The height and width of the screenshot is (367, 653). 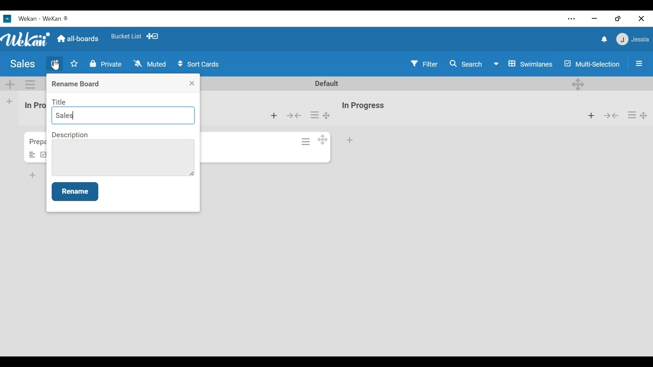 I want to click on notifications, so click(x=605, y=39).